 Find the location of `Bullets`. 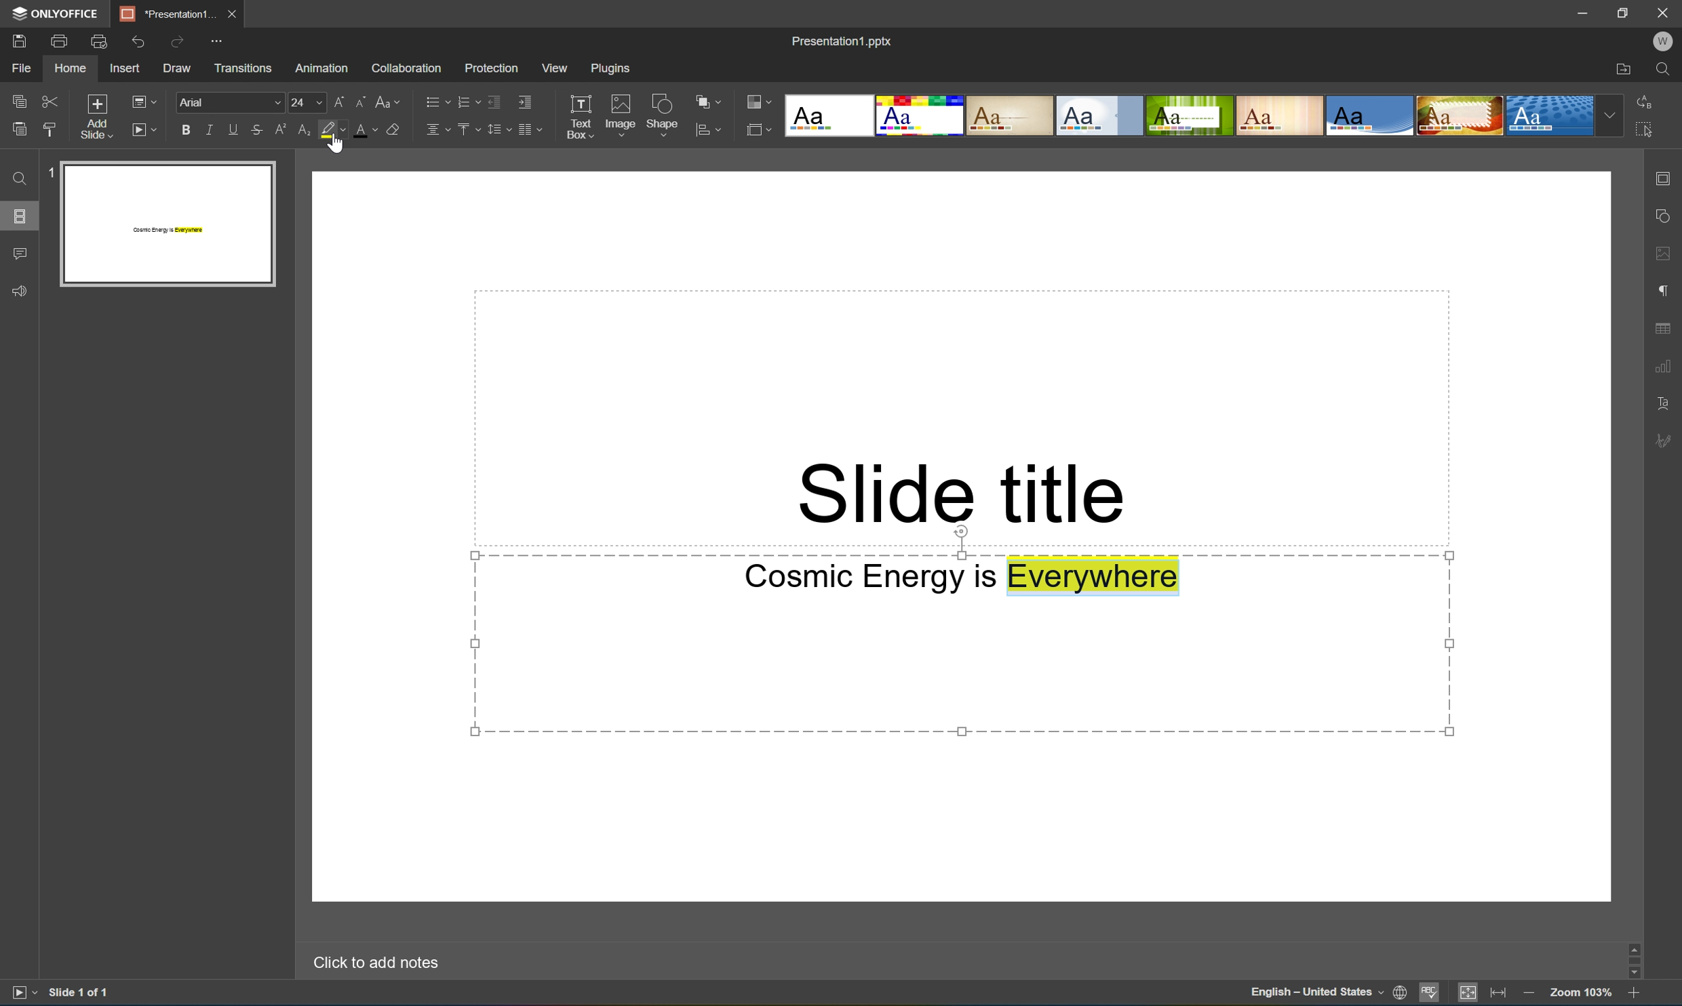

Bullets is located at coordinates (433, 100).